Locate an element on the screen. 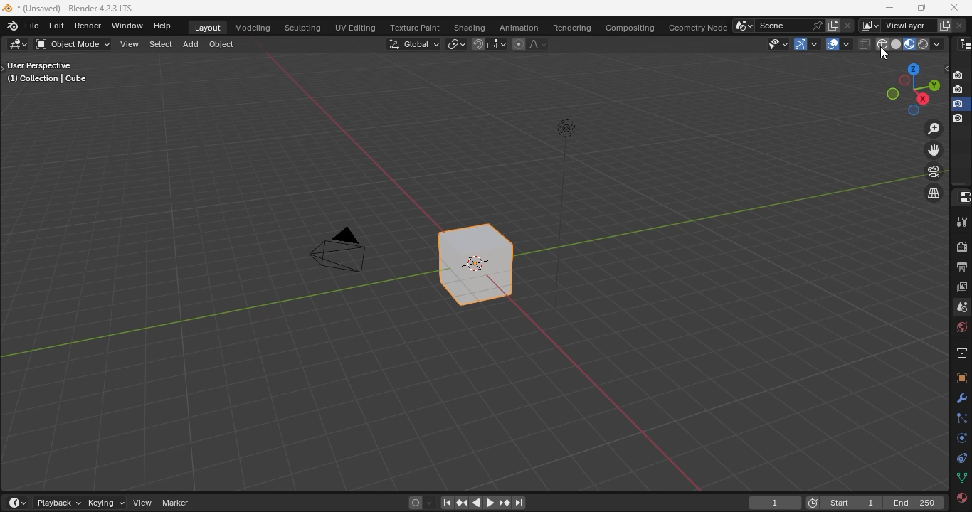 The height and width of the screenshot is (512, 972). final frame of the playback is located at coordinates (916, 502).